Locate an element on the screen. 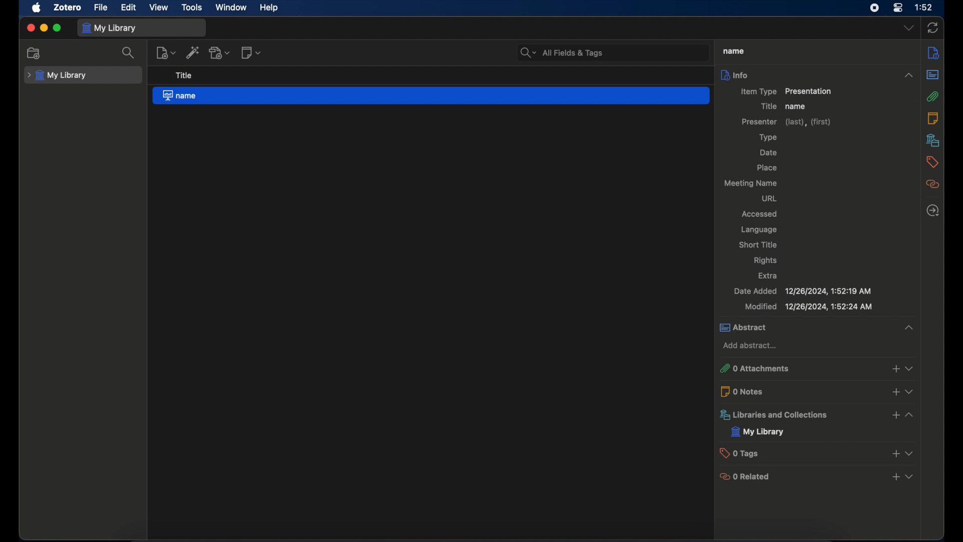  my library is located at coordinates (110, 28).